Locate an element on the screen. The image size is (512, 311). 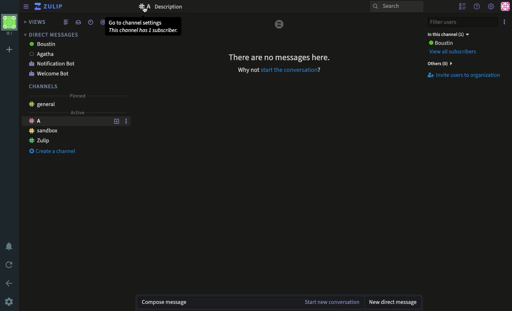
cursor is located at coordinates (145, 10).